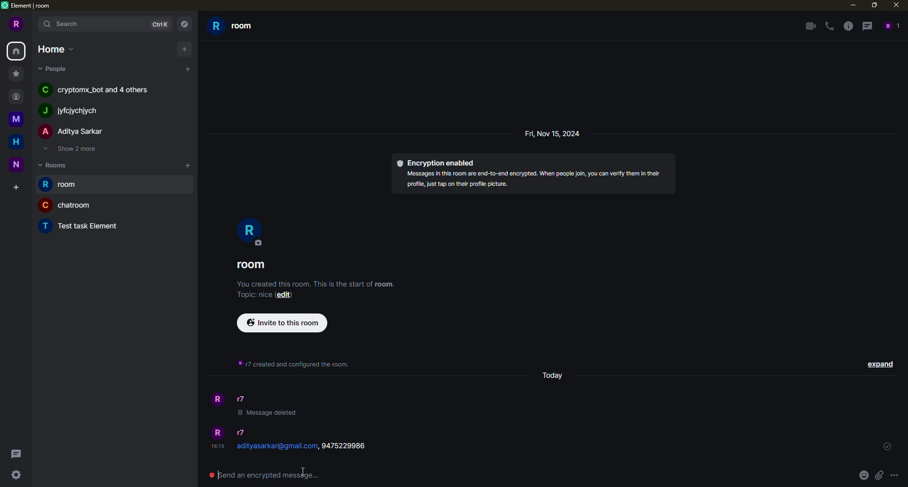  I want to click on favorite, so click(15, 73).